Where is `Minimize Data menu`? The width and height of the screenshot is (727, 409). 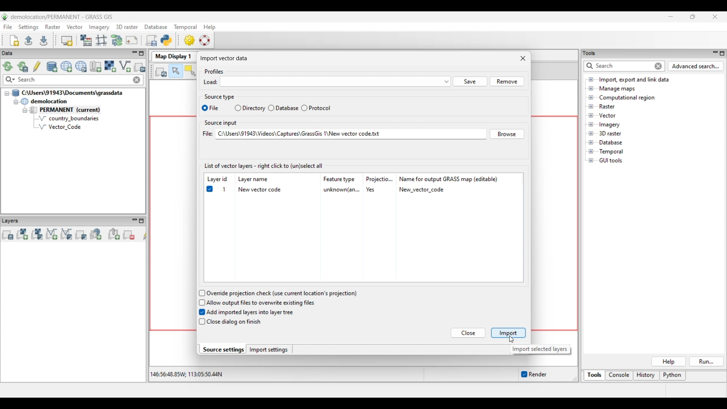
Minimize Data menu is located at coordinates (134, 54).